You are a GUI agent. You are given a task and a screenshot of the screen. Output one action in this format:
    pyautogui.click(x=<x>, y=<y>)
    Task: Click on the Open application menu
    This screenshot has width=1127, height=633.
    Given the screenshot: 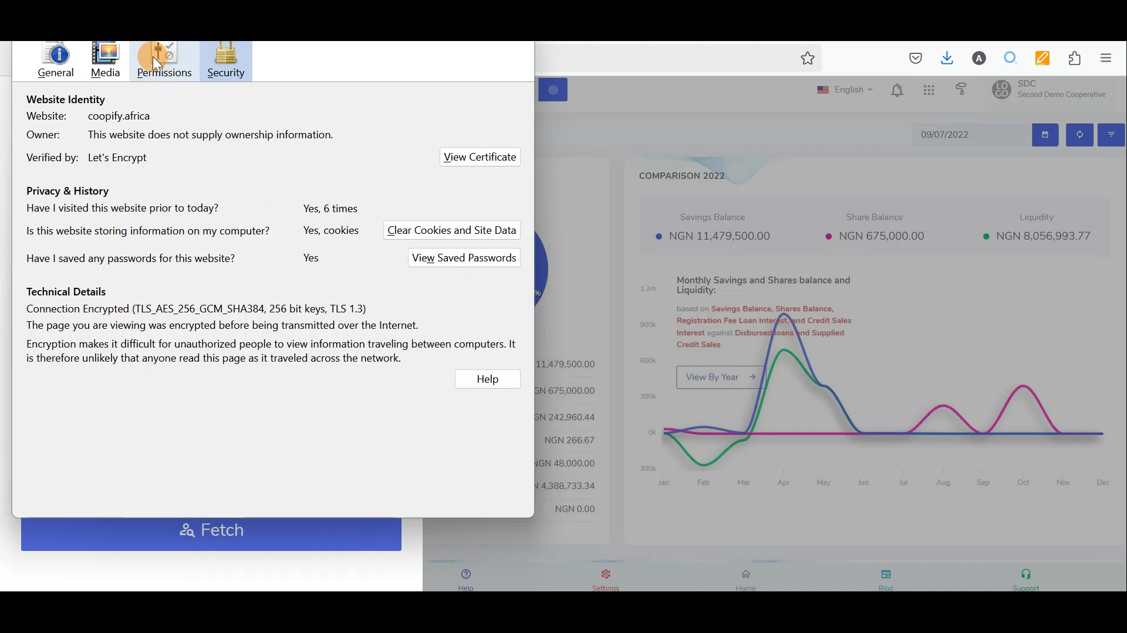 What is the action you would take?
    pyautogui.click(x=1109, y=59)
    